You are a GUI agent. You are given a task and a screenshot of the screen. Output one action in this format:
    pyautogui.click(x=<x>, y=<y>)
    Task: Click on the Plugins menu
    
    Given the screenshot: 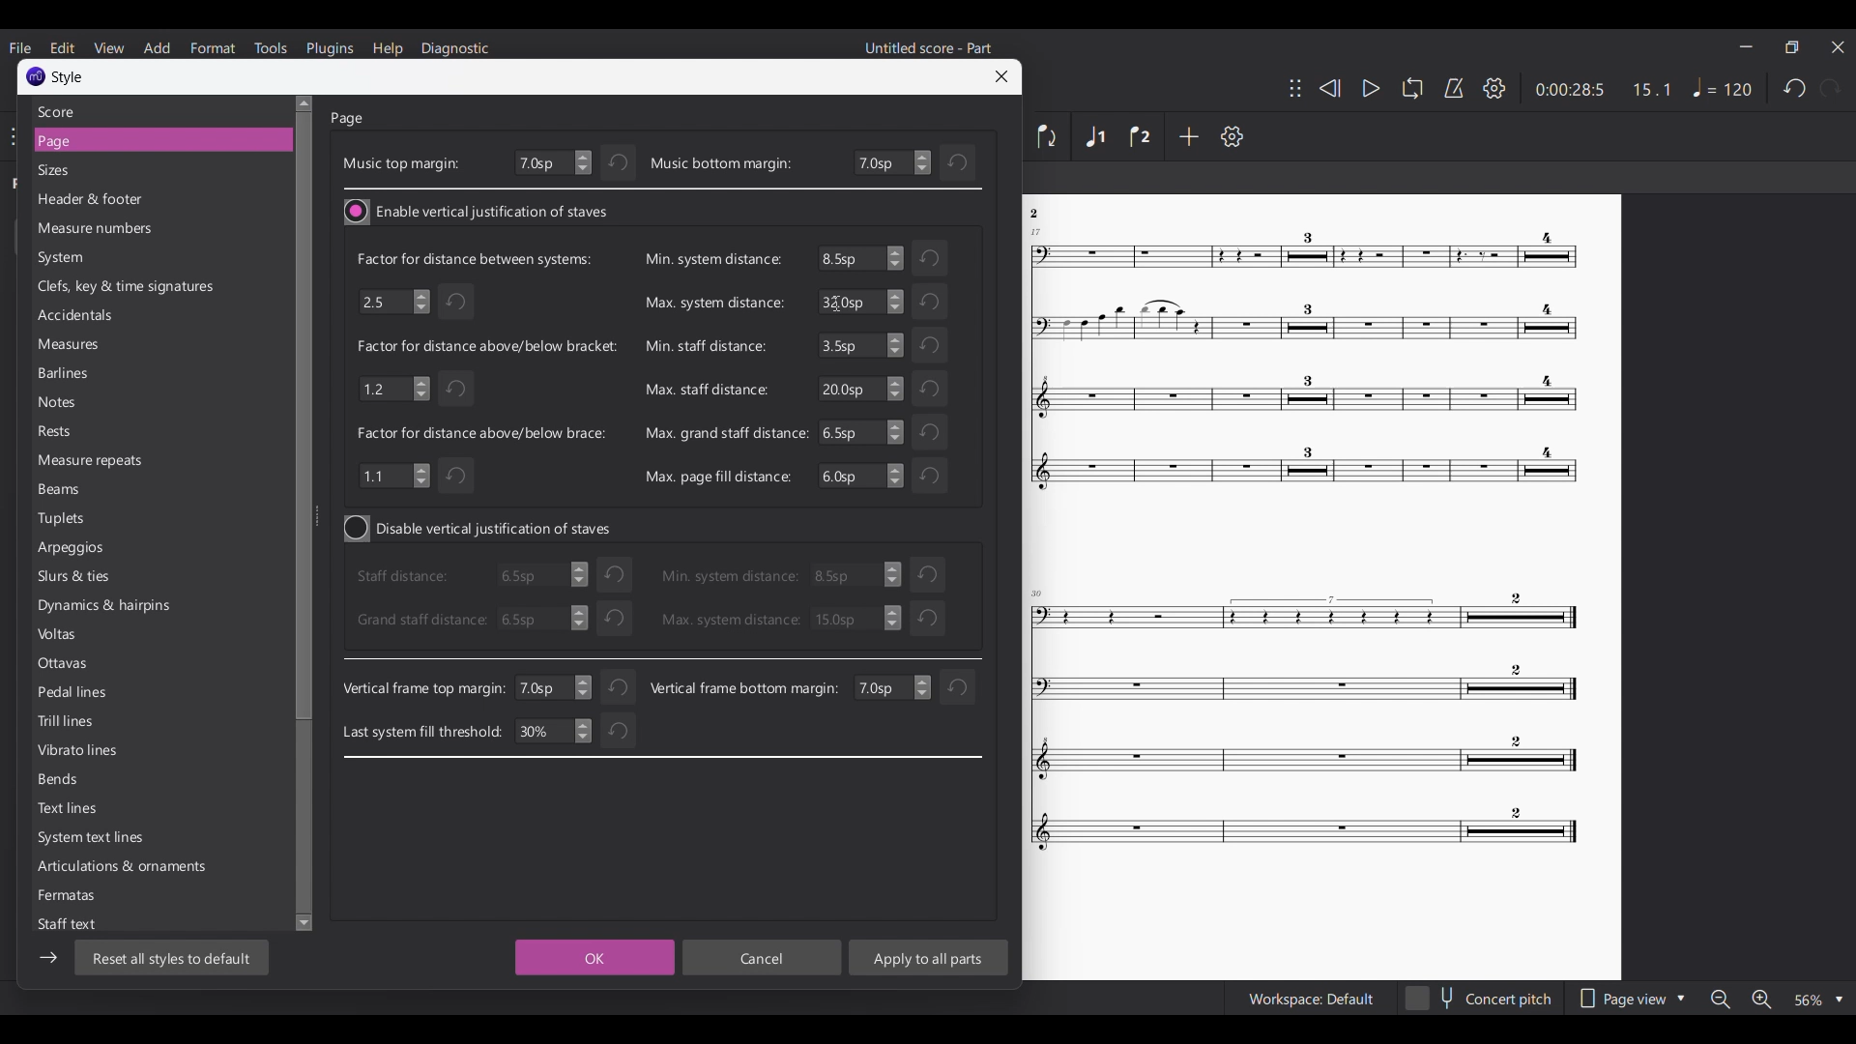 What is the action you would take?
    pyautogui.click(x=330, y=48)
    